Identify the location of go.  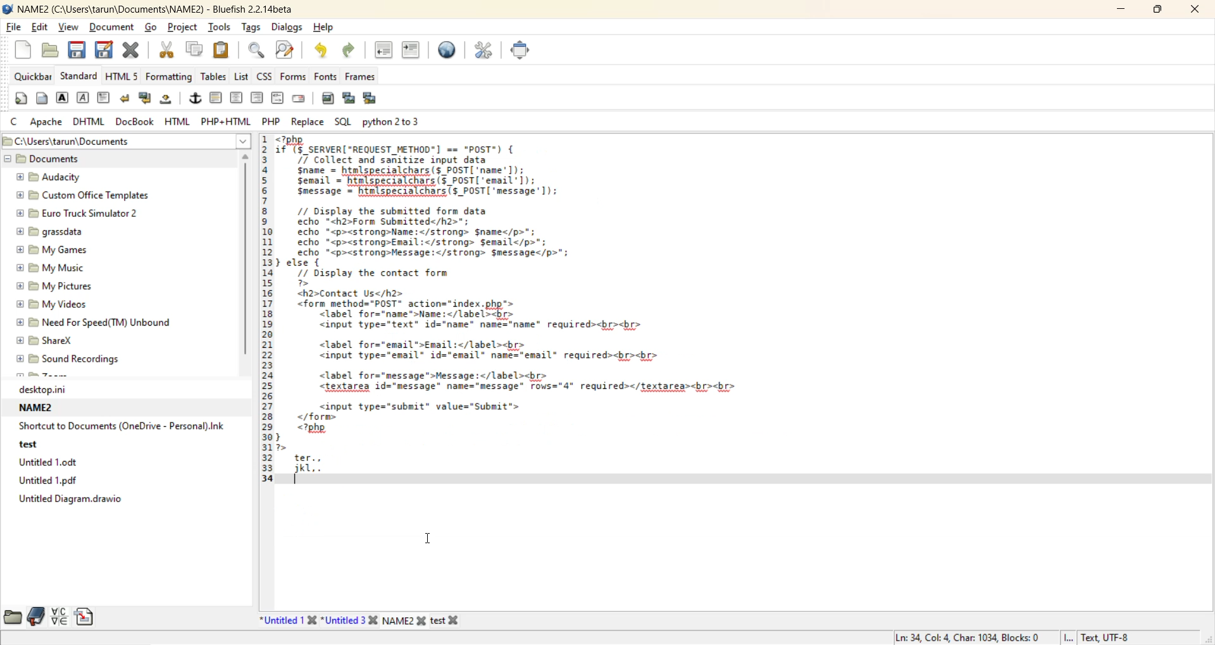
(154, 28).